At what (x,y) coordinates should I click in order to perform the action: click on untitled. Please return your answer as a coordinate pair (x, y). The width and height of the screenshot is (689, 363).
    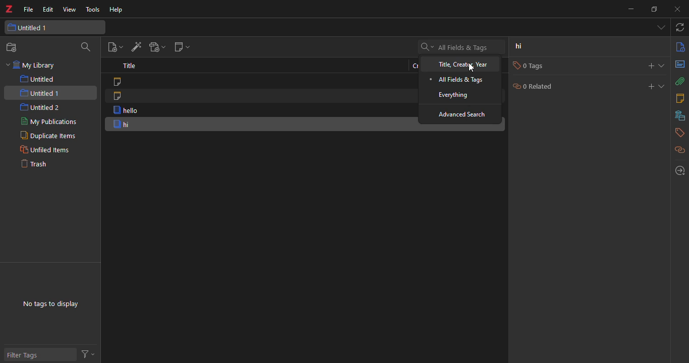
    Looking at the image, I should click on (37, 78).